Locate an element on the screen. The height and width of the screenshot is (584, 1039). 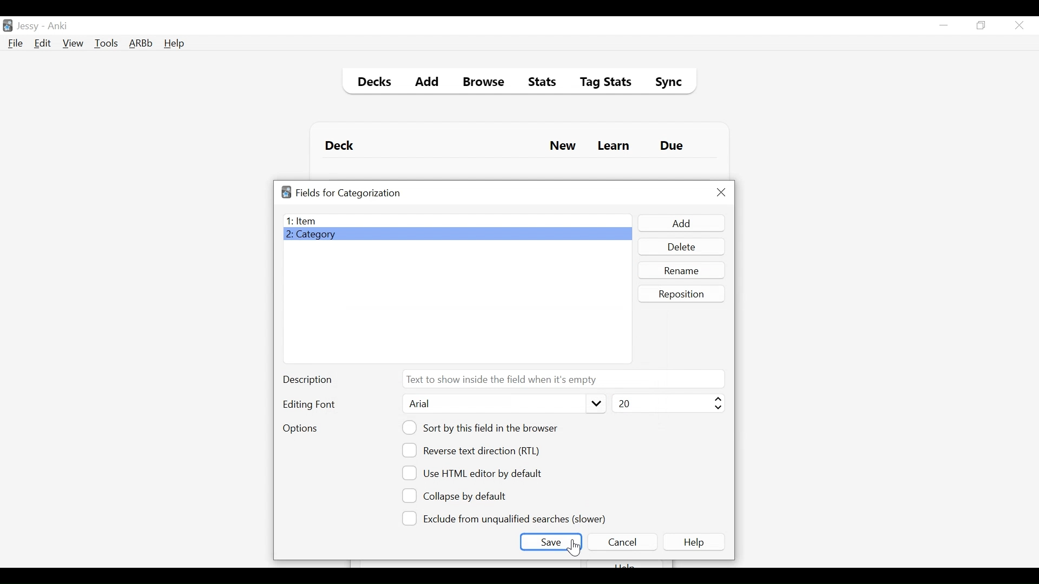
Adjust Font Size is located at coordinates (667, 403).